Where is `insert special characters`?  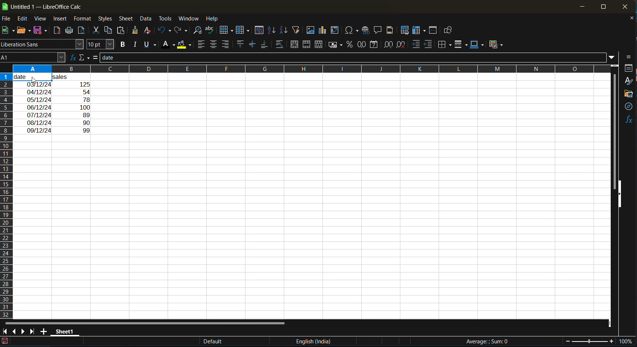 insert special characters is located at coordinates (352, 31).